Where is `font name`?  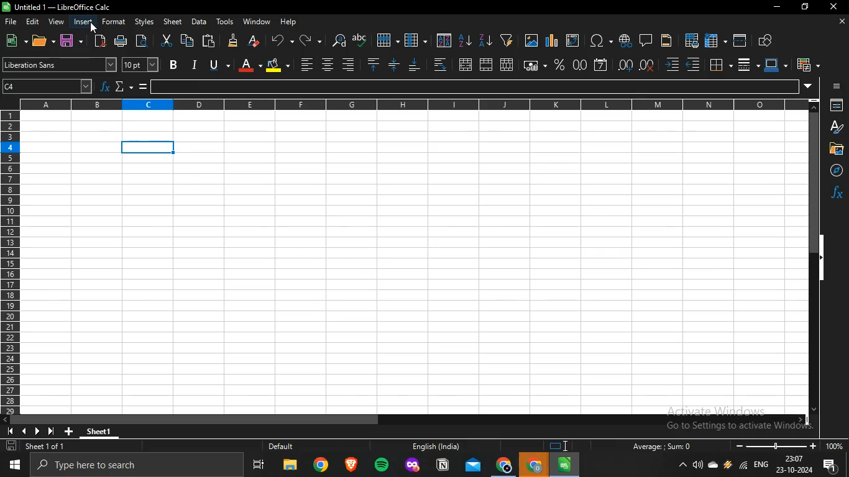
font name is located at coordinates (60, 65).